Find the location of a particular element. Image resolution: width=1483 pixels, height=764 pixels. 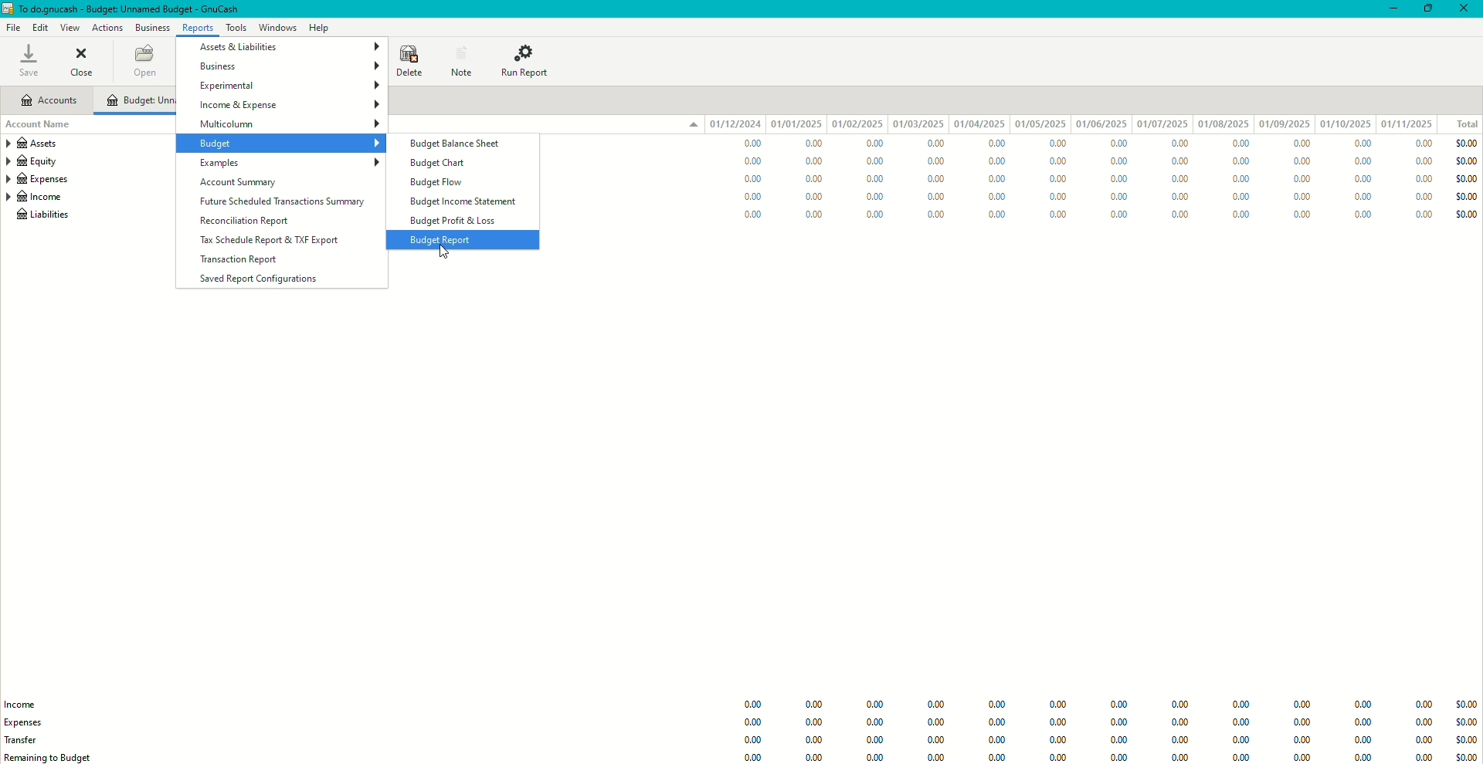

0.00 is located at coordinates (998, 740).